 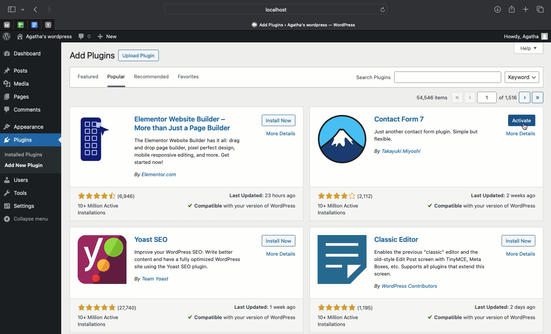 I want to click on Localhost, so click(x=272, y=8).